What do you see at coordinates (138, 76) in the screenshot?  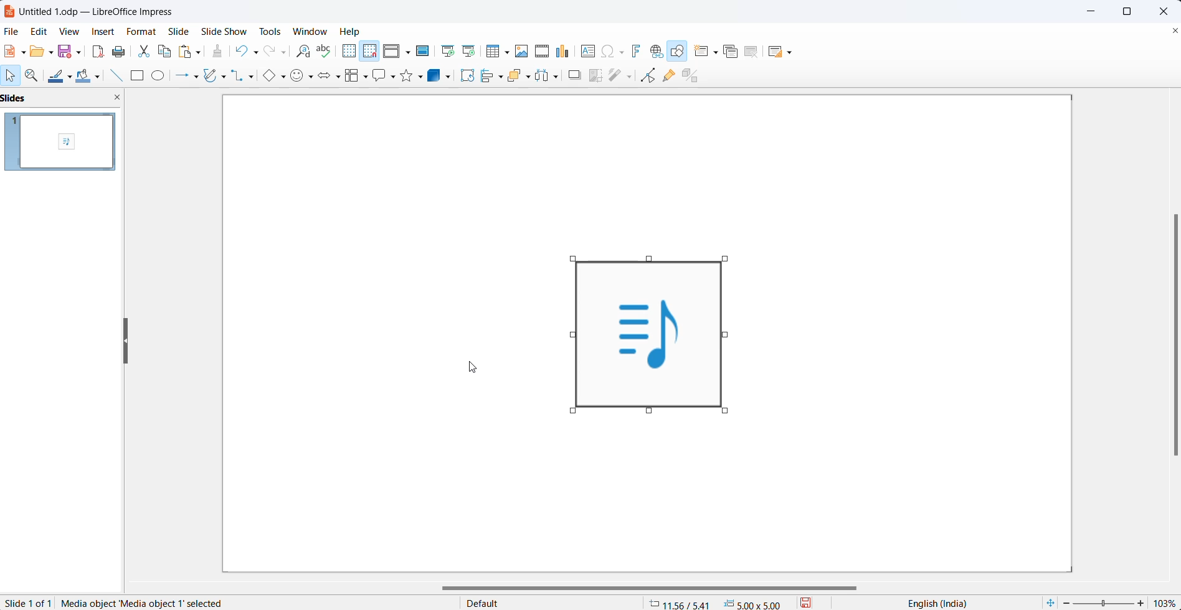 I see `rectangle` at bounding box center [138, 76].